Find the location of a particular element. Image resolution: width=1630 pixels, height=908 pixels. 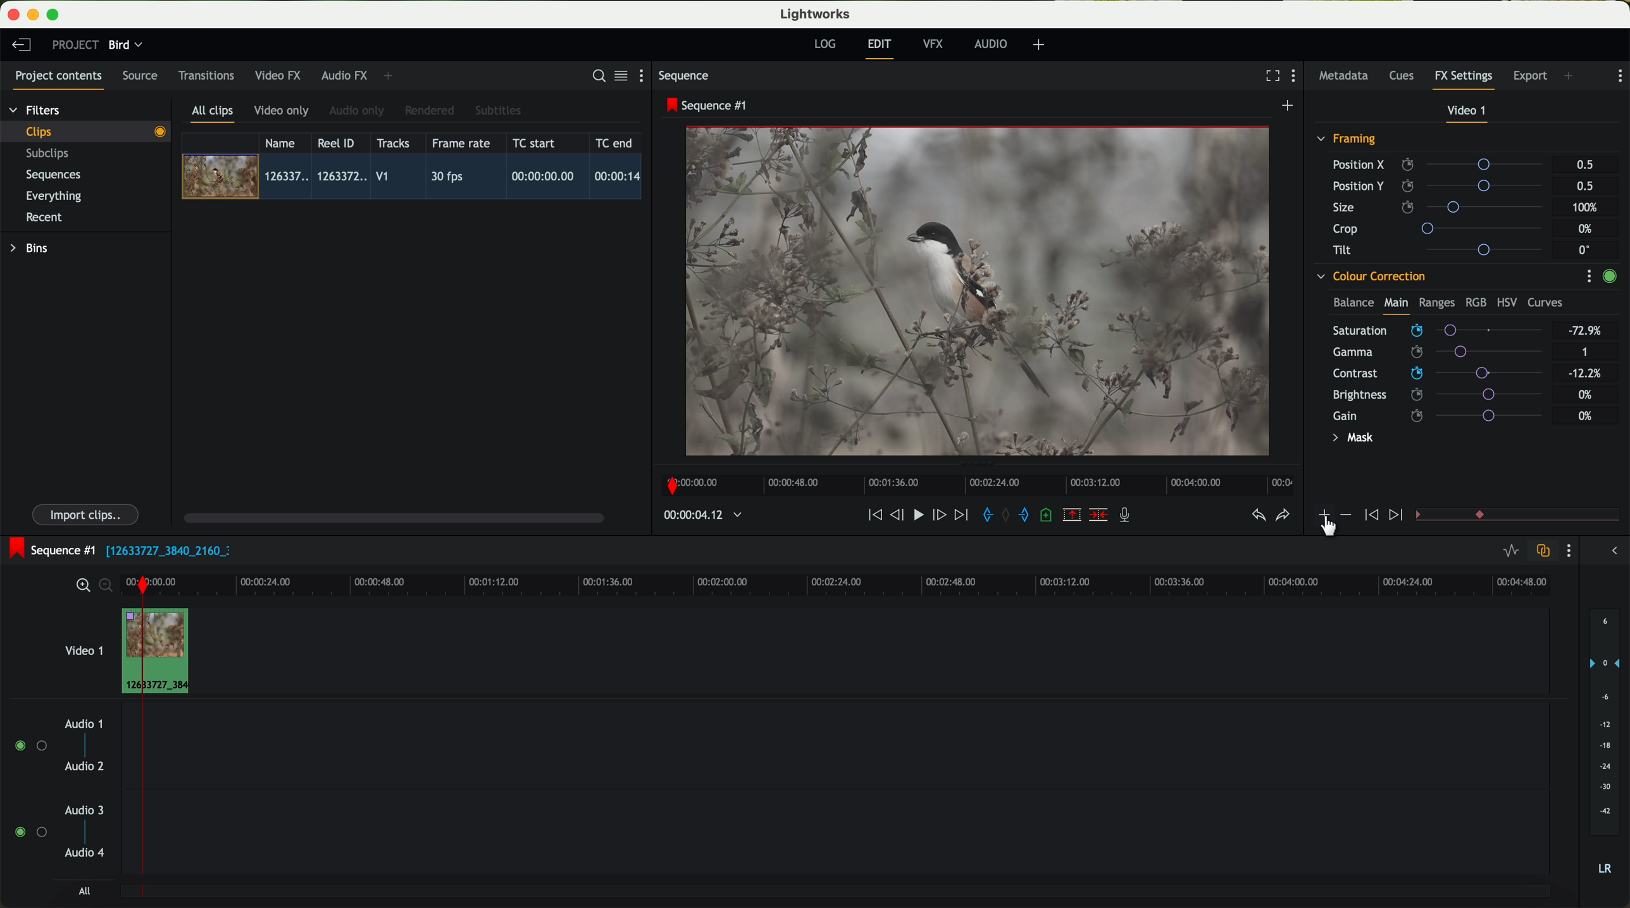

TC end is located at coordinates (615, 142).